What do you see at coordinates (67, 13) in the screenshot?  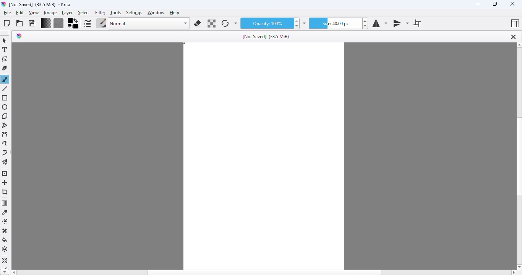 I see `layer` at bounding box center [67, 13].